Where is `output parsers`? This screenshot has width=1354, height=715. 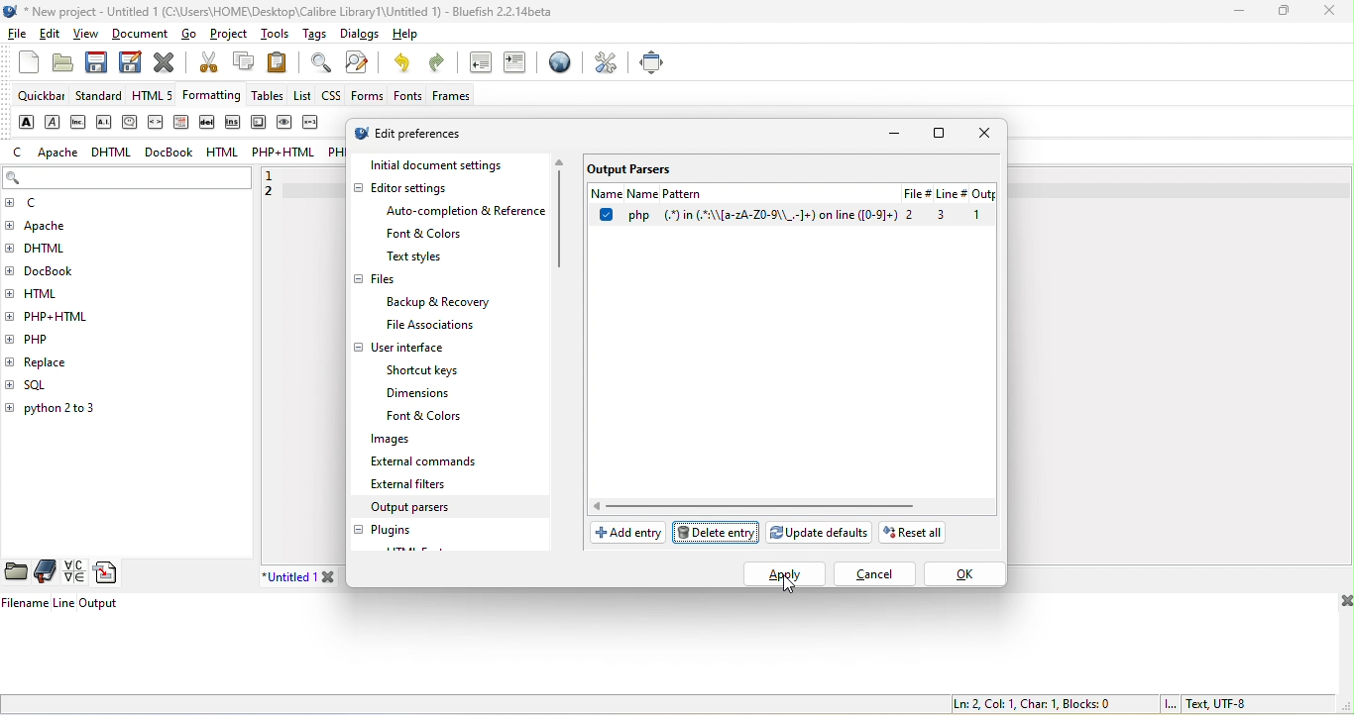 output parsers is located at coordinates (428, 509).